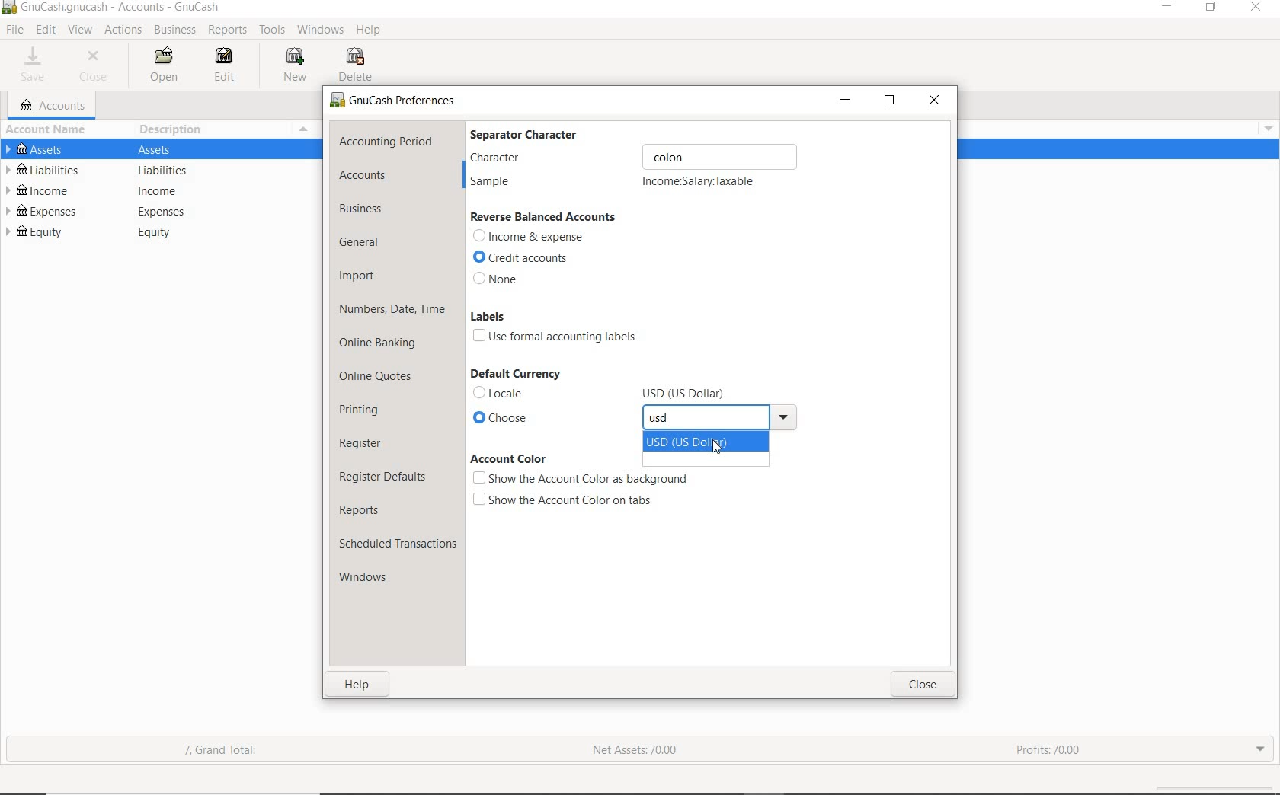 The width and height of the screenshot is (1280, 795). I want to click on credit accounts, so click(525, 258).